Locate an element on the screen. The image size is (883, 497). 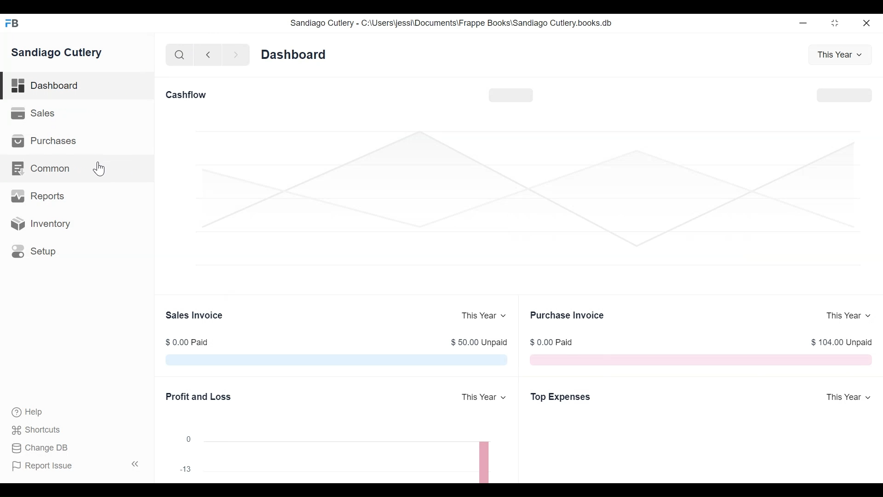
Search is located at coordinates (180, 55).